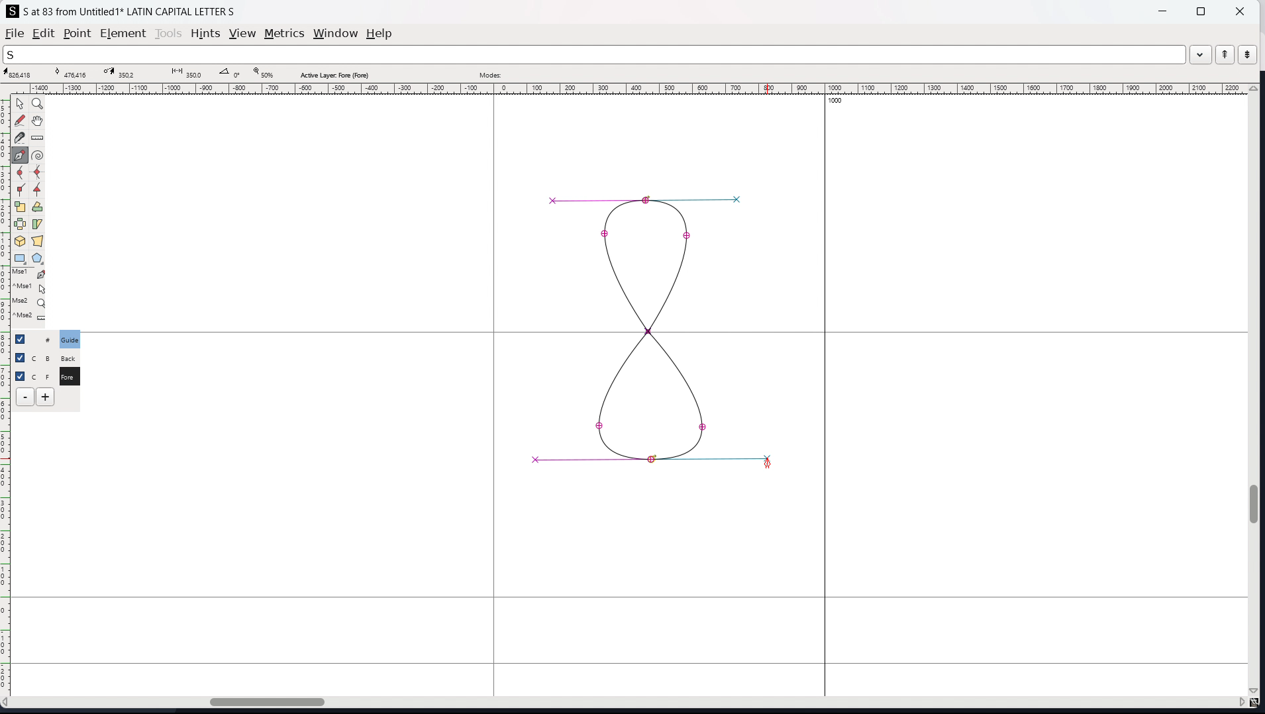 The width and height of the screenshot is (1265, 714). What do you see at coordinates (38, 207) in the screenshot?
I see `rotate selection` at bounding box center [38, 207].